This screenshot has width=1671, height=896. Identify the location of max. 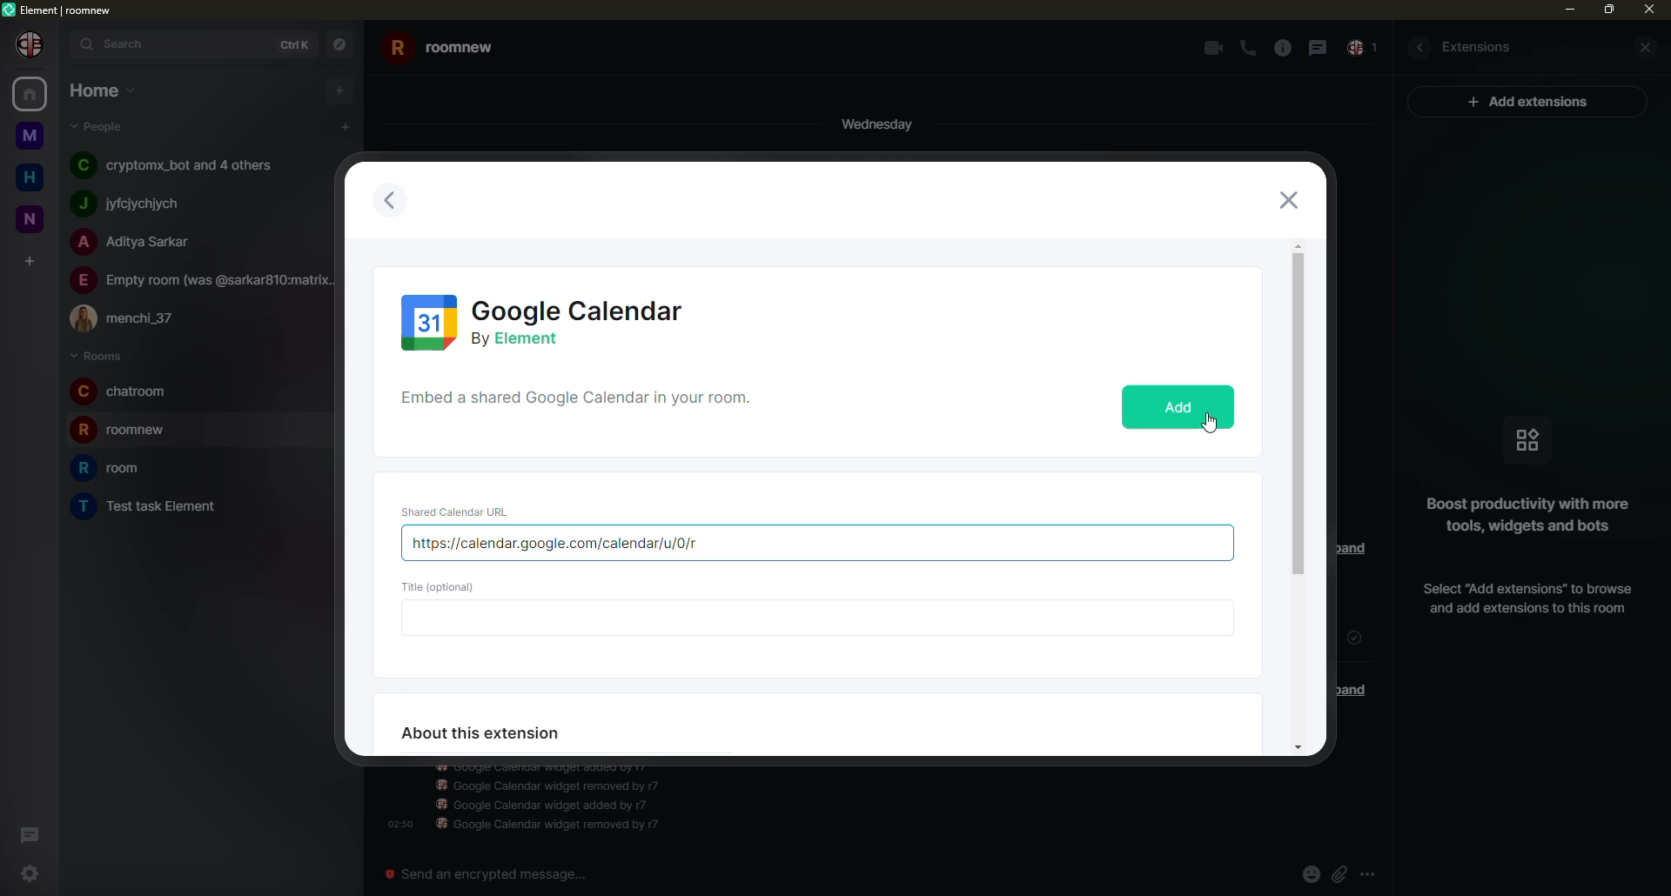
(1607, 11).